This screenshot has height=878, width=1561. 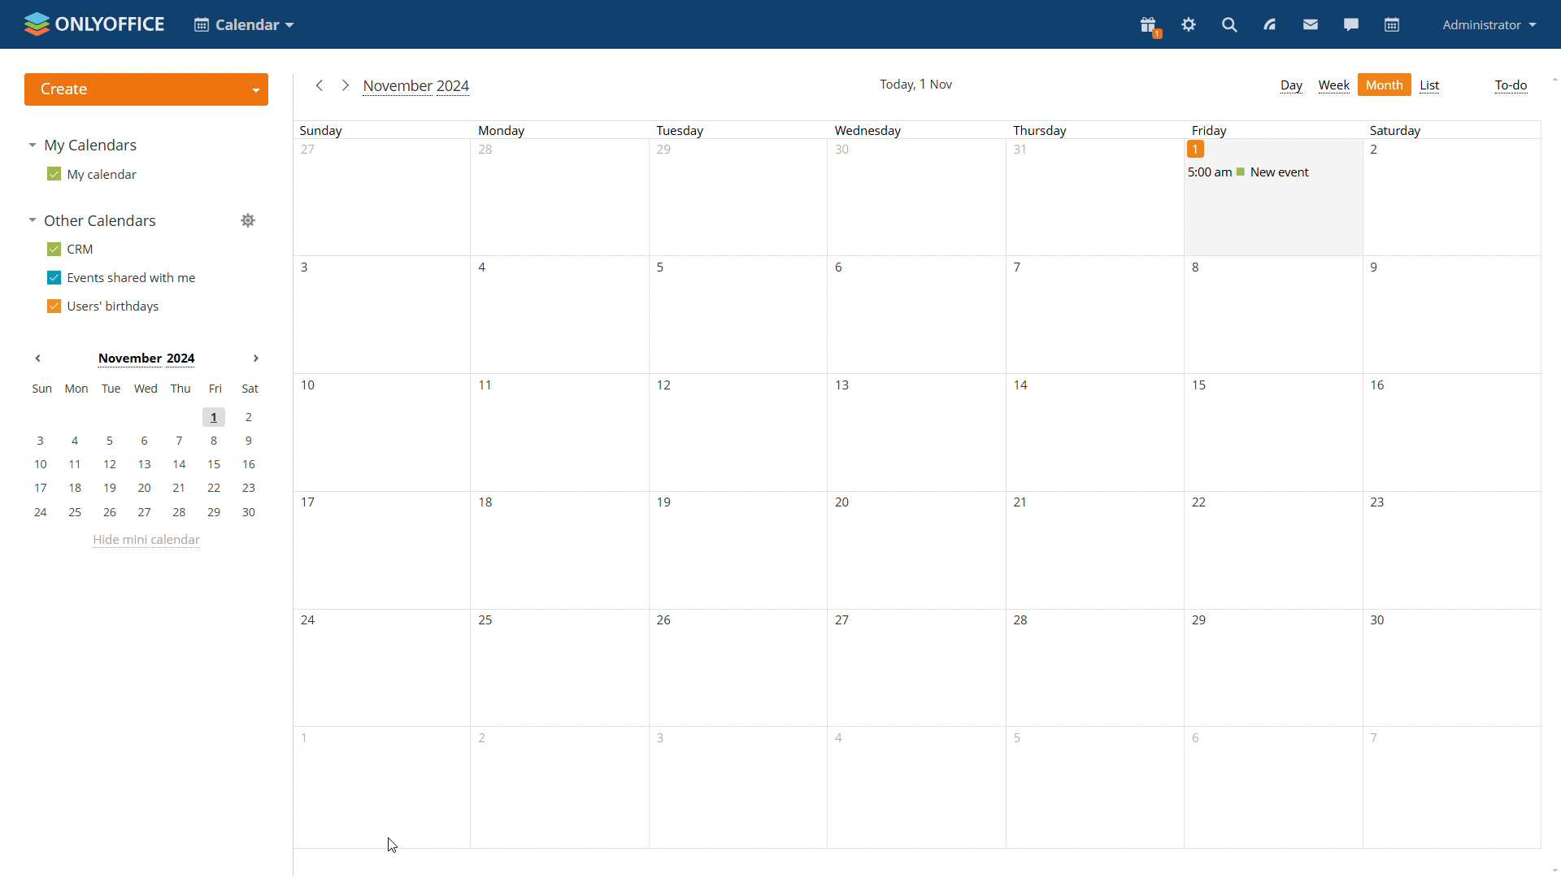 I want to click on current month, so click(x=417, y=88).